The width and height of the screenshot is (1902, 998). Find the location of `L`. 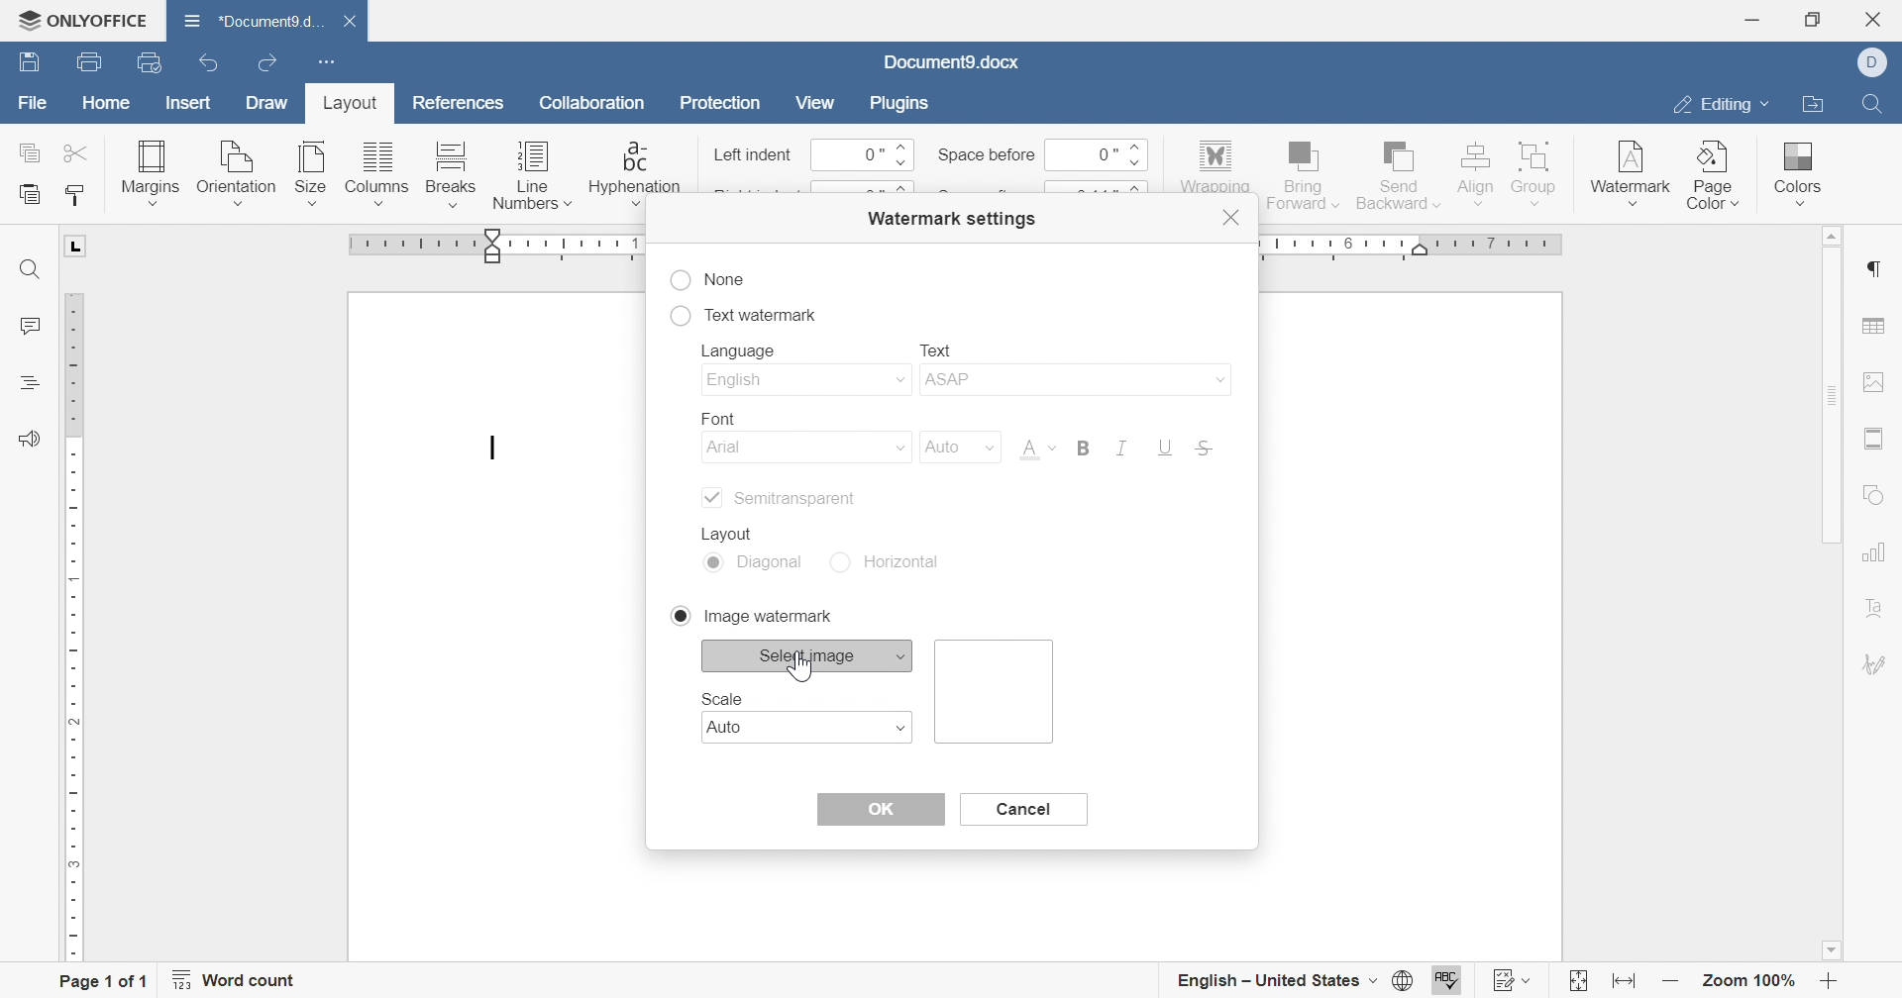

L is located at coordinates (78, 246).